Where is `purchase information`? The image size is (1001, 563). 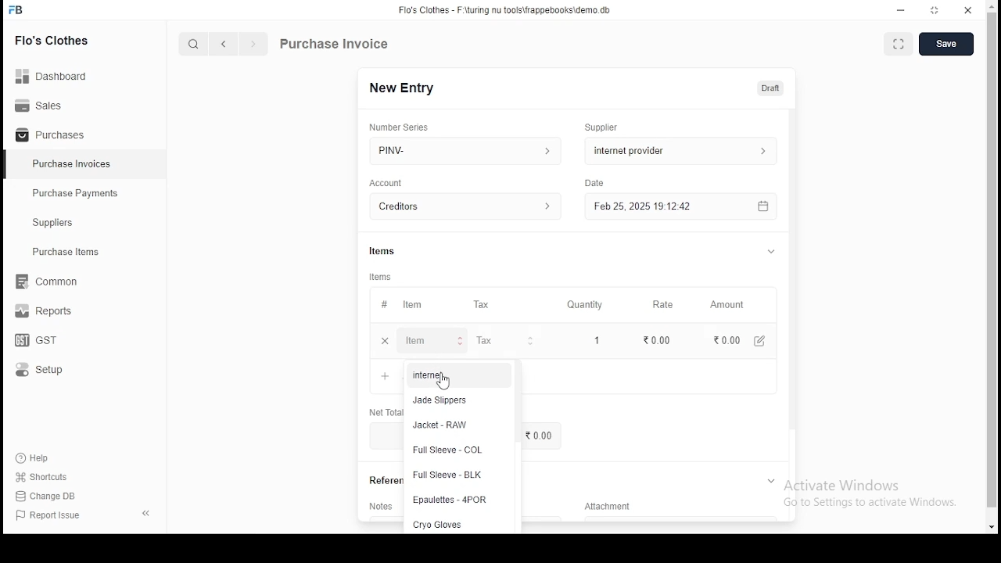
purchase information is located at coordinates (335, 45).